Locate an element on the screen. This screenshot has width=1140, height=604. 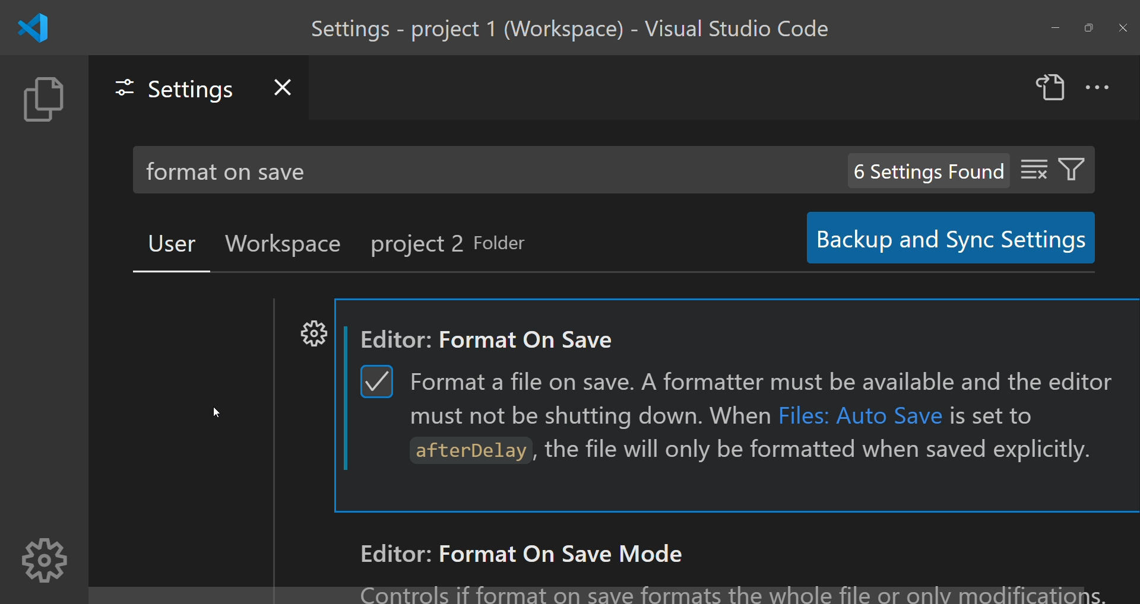
Files: Auto Save is located at coordinates (860, 415).